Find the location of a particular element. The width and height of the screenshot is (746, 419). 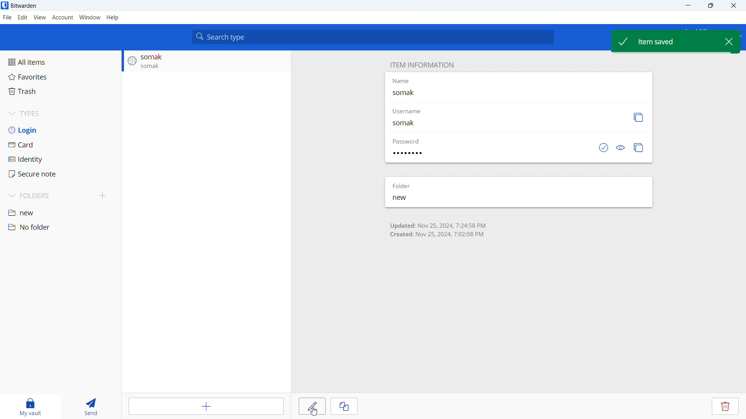

minimize is located at coordinates (687, 6).